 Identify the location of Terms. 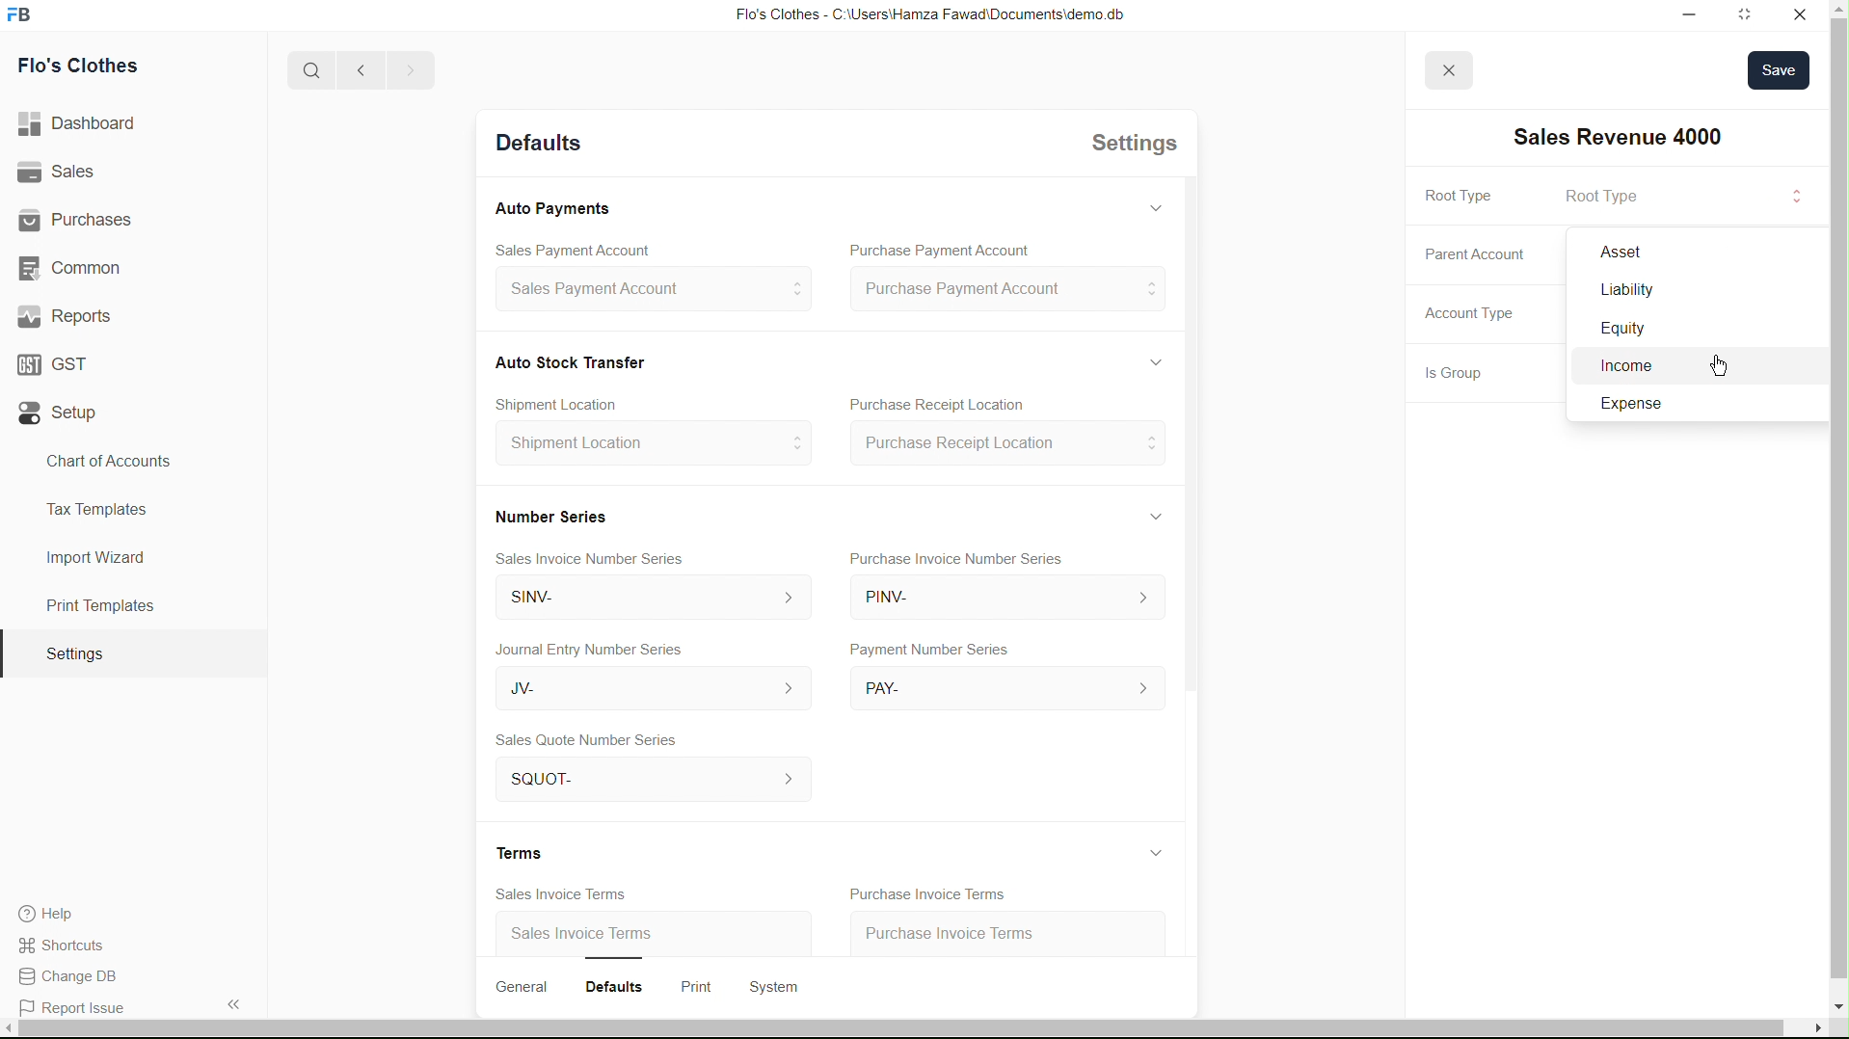
(534, 852).